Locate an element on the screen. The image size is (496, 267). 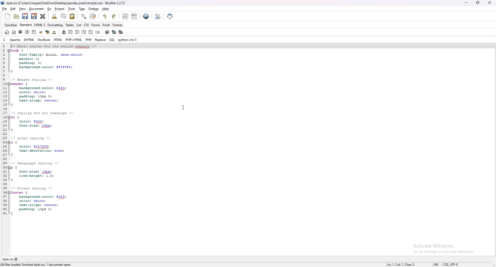
style.css (C:\Users\mayaz\OneDrive\Desktop\pandas practice\style.css) - Bluefish 2.2.12 is located at coordinates (67, 3).